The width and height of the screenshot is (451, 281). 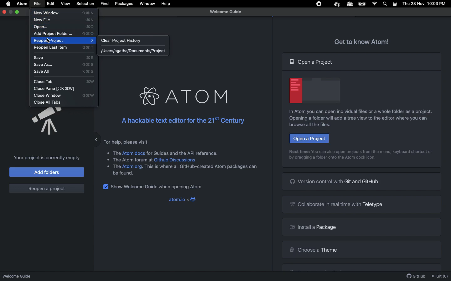 I want to click on Logo, so click(x=194, y=200).